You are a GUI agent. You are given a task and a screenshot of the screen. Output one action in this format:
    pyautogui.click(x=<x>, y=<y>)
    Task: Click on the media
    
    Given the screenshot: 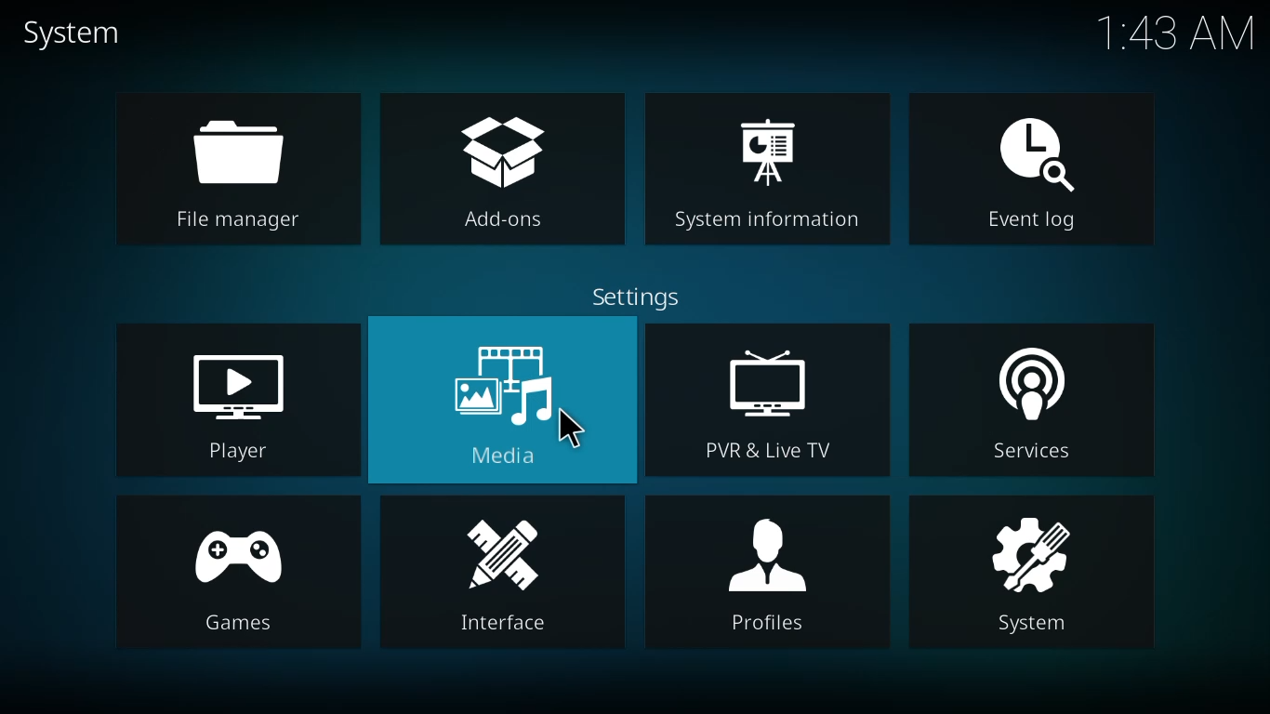 What is the action you would take?
    pyautogui.click(x=502, y=400)
    